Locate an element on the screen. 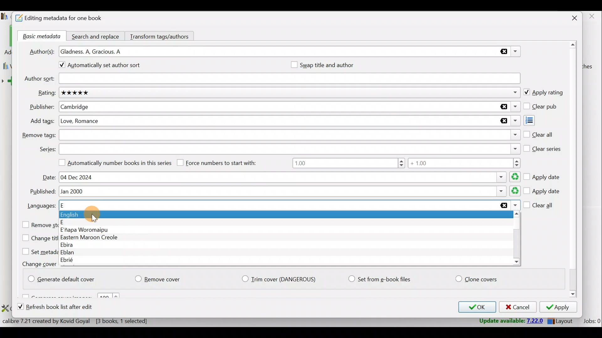 The height and width of the screenshot is (338, 602). Add tags is located at coordinates (288, 121).